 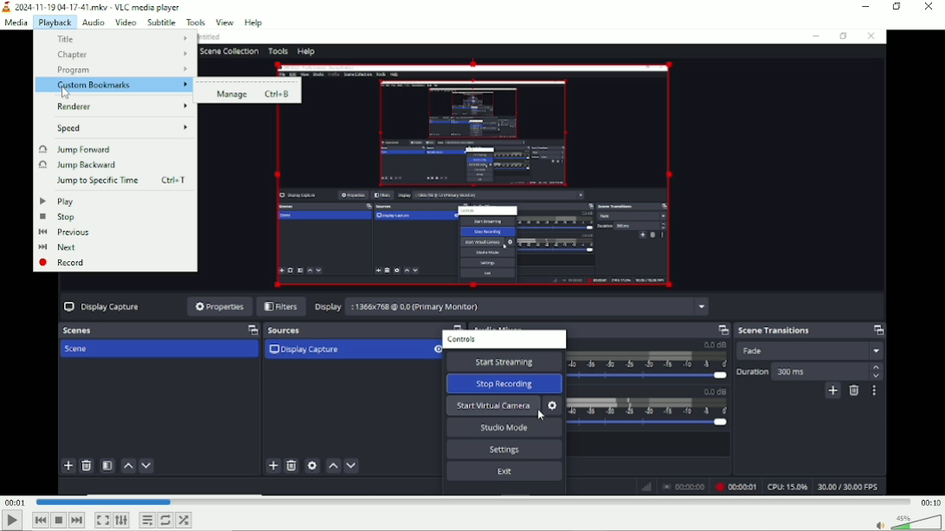 What do you see at coordinates (76, 165) in the screenshot?
I see `Jump backward` at bounding box center [76, 165].